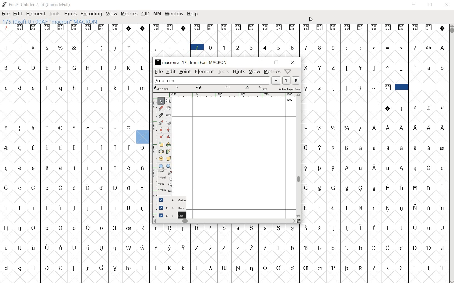 Image resolution: width=454 pixels, height=283 pixels. I want to click on Symbol, so click(116, 227).